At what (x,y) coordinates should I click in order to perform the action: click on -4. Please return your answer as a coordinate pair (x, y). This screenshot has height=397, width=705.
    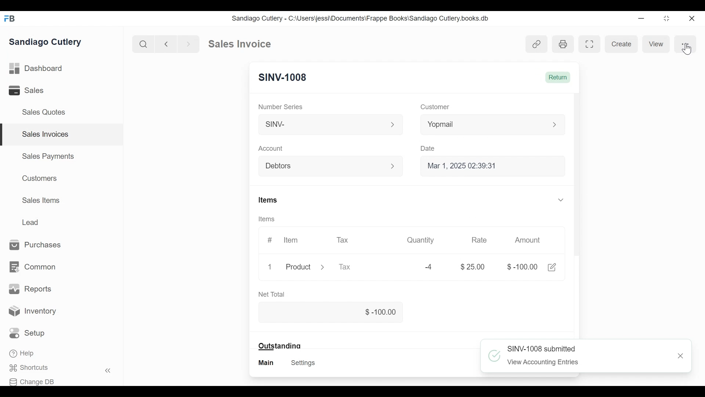
    Looking at the image, I should click on (429, 267).